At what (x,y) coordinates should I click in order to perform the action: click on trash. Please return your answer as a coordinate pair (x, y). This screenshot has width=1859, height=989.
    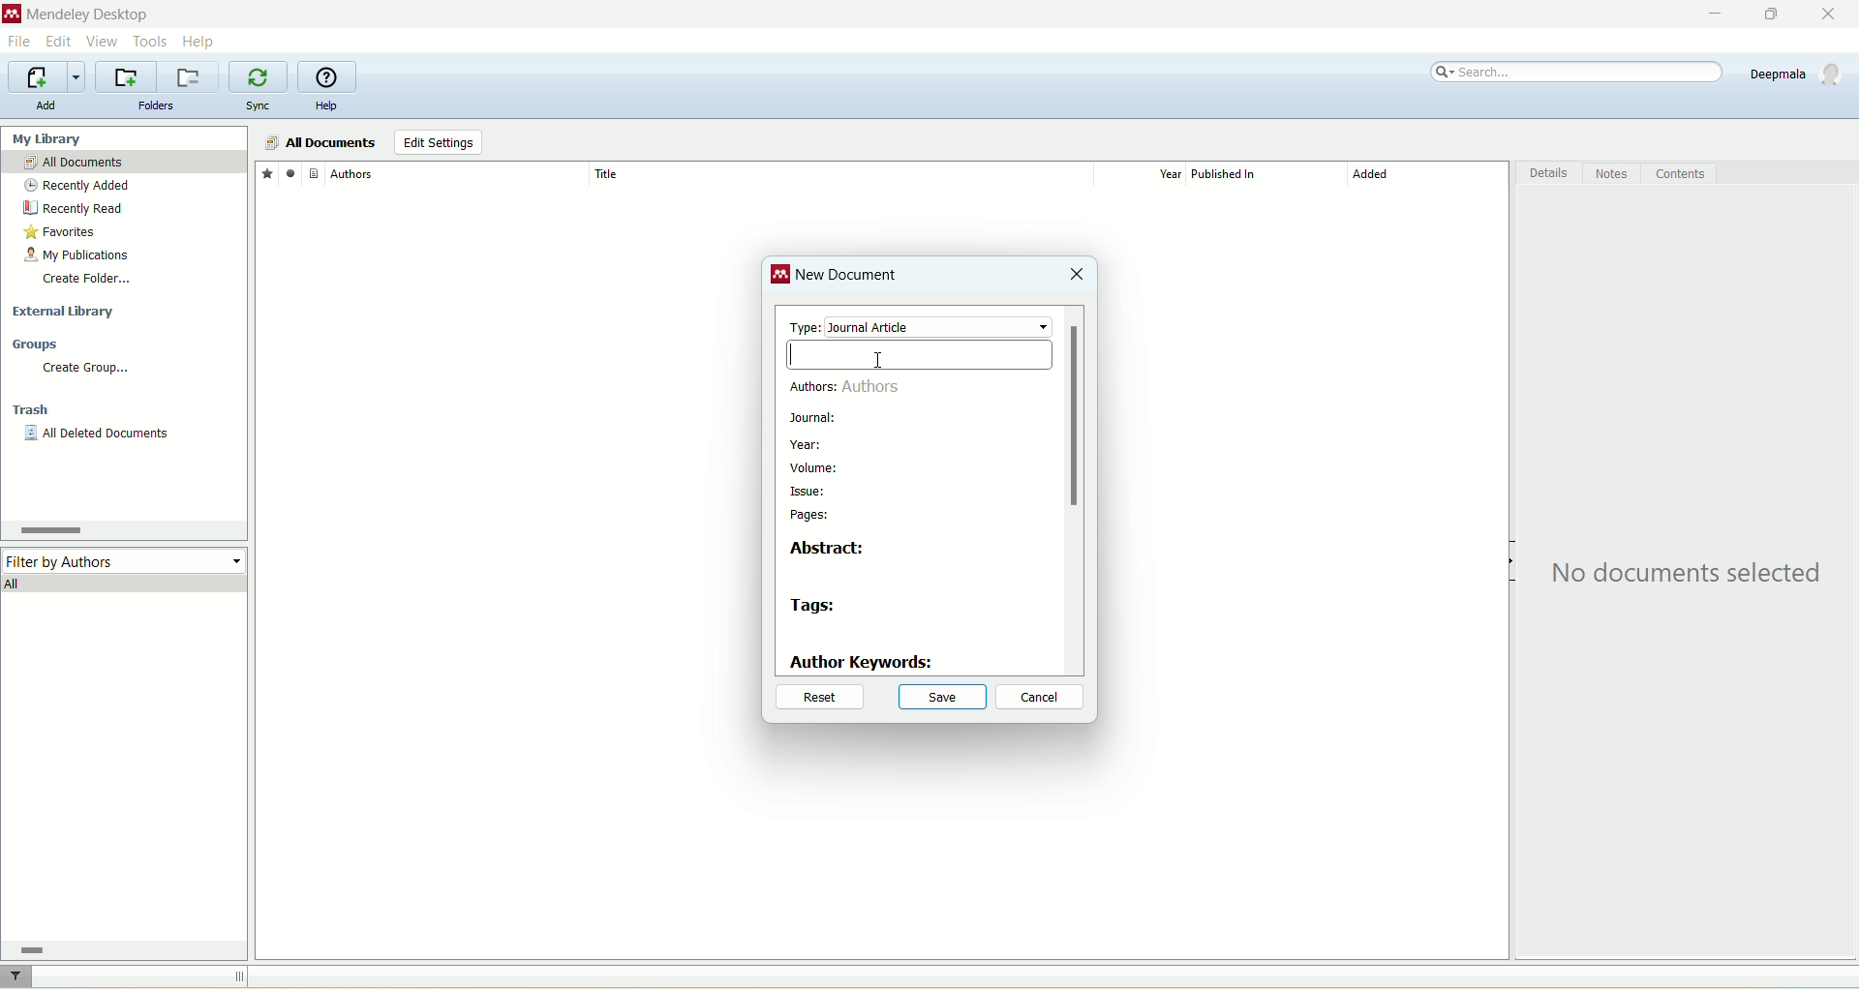
    Looking at the image, I should click on (34, 412).